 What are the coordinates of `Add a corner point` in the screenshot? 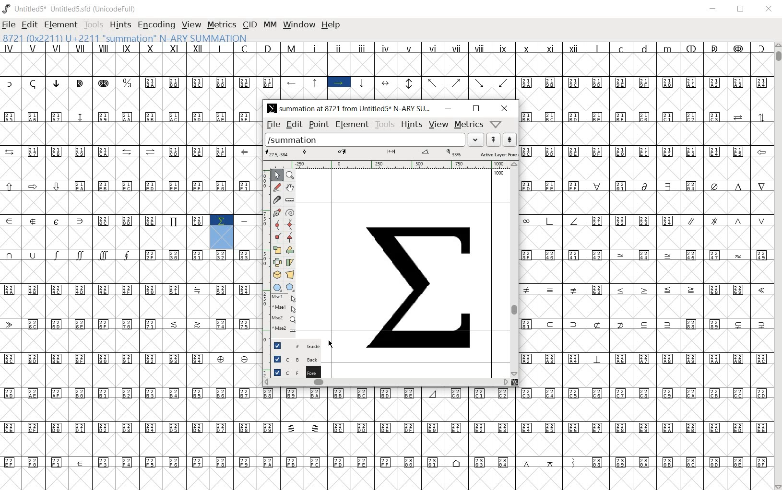 It's located at (277, 237).